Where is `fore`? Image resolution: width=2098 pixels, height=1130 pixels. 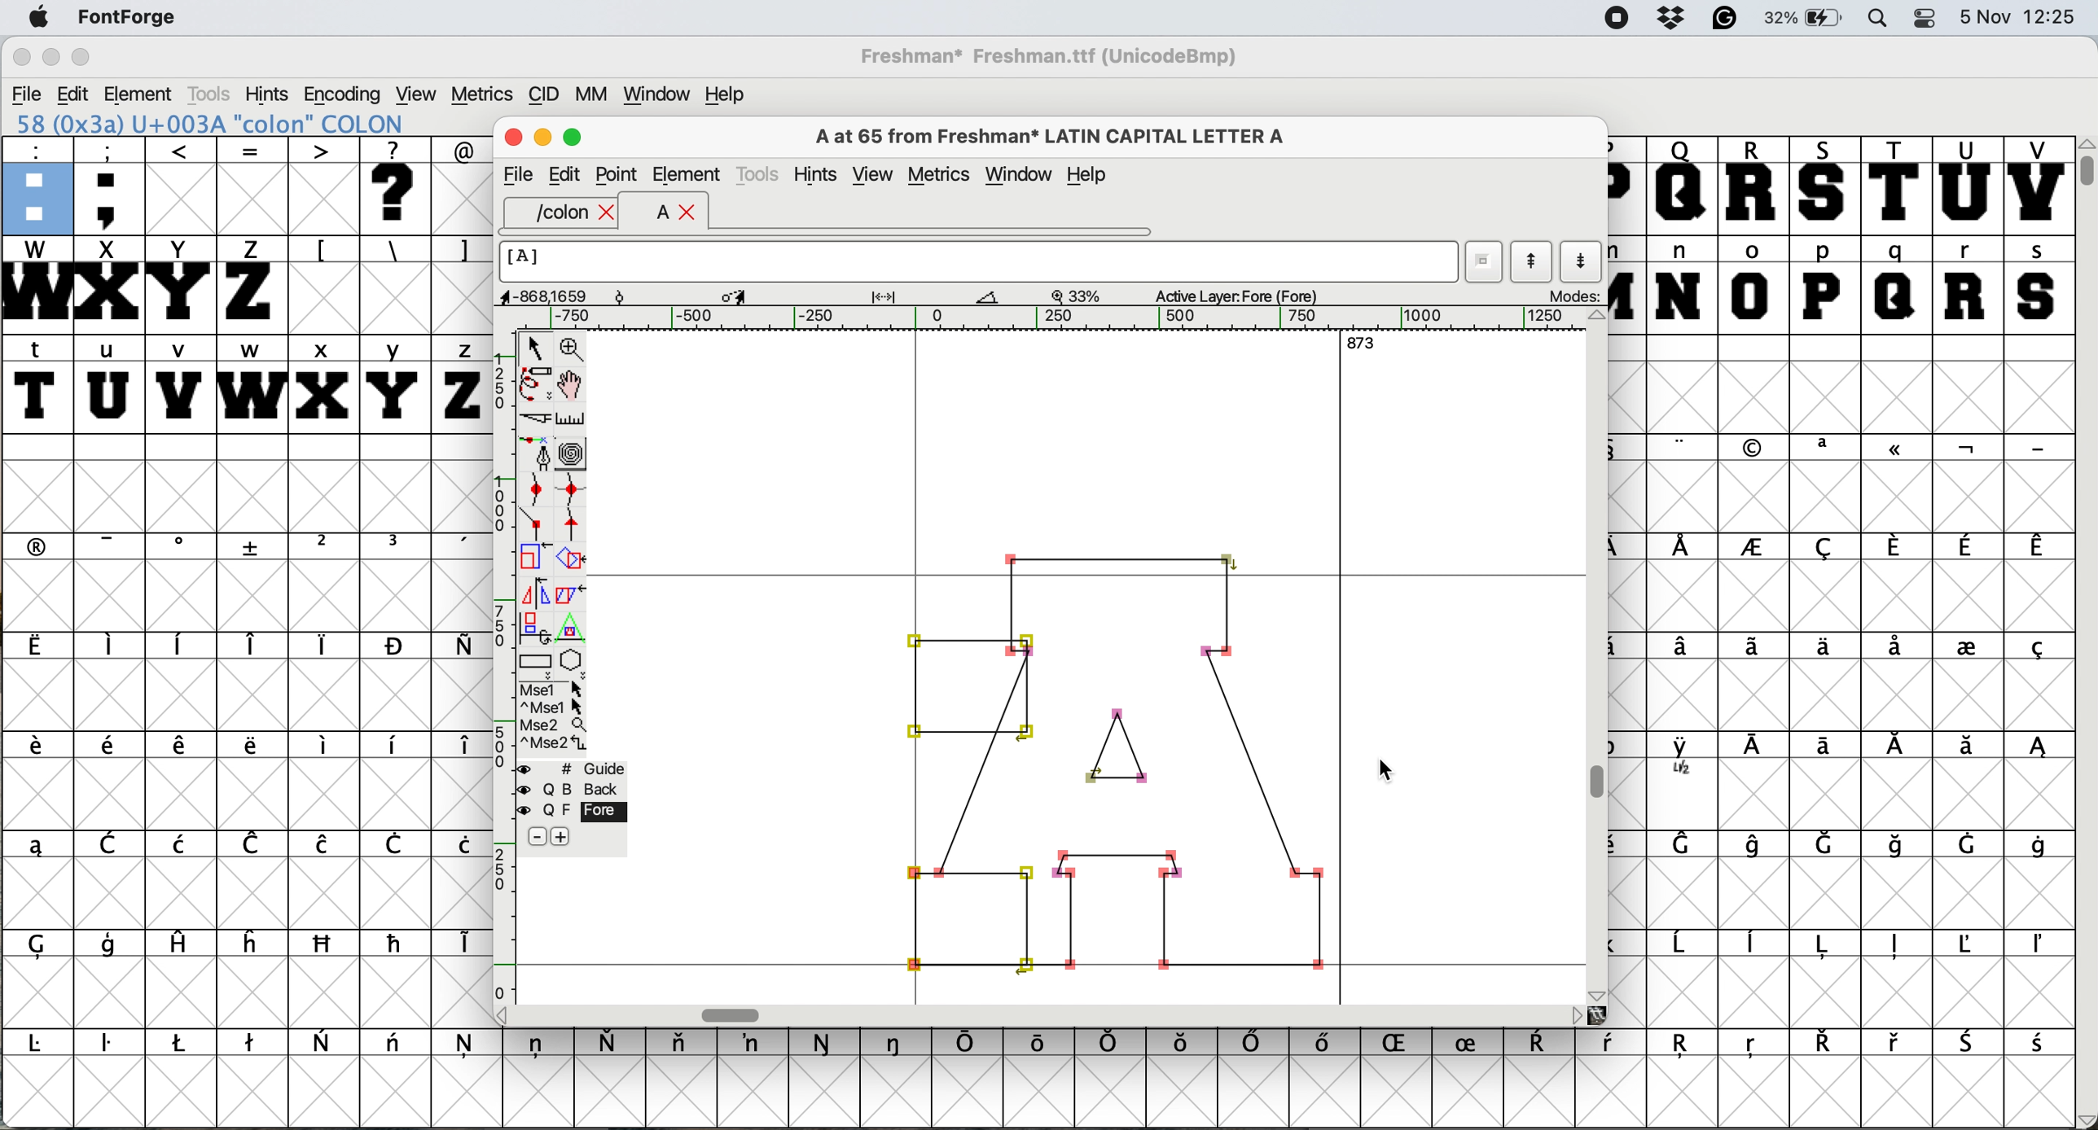
fore is located at coordinates (572, 810).